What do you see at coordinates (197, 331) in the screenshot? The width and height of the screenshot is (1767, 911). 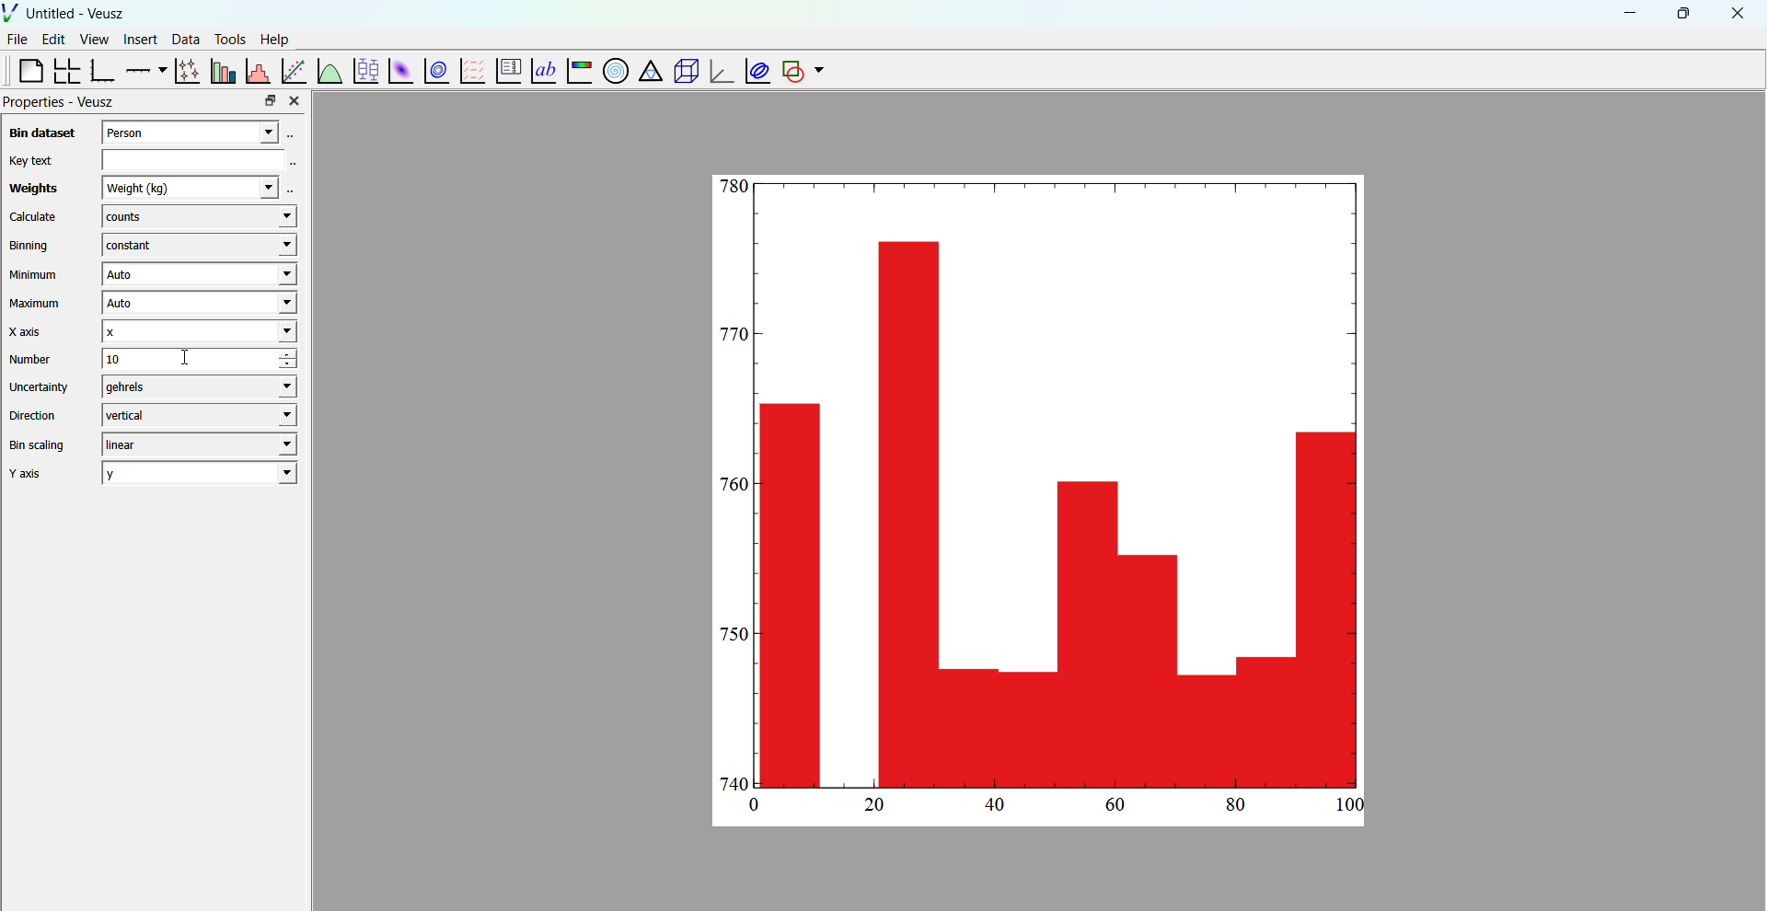 I see `x ` at bounding box center [197, 331].